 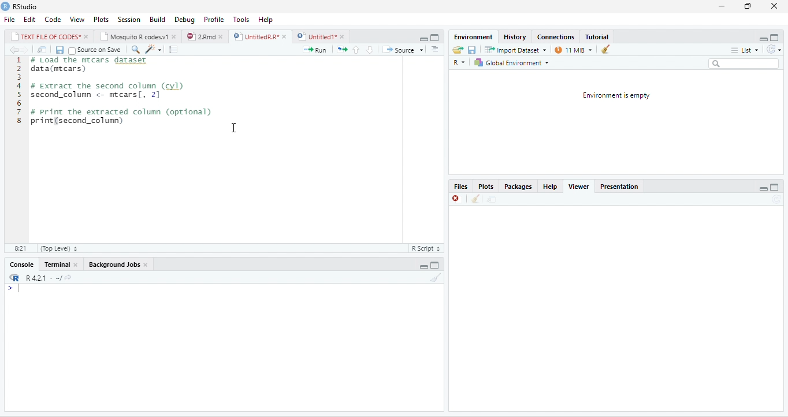 What do you see at coordinates (722, 8) in the screenshot?
I see `minimize` at bounding box center [722, 8].